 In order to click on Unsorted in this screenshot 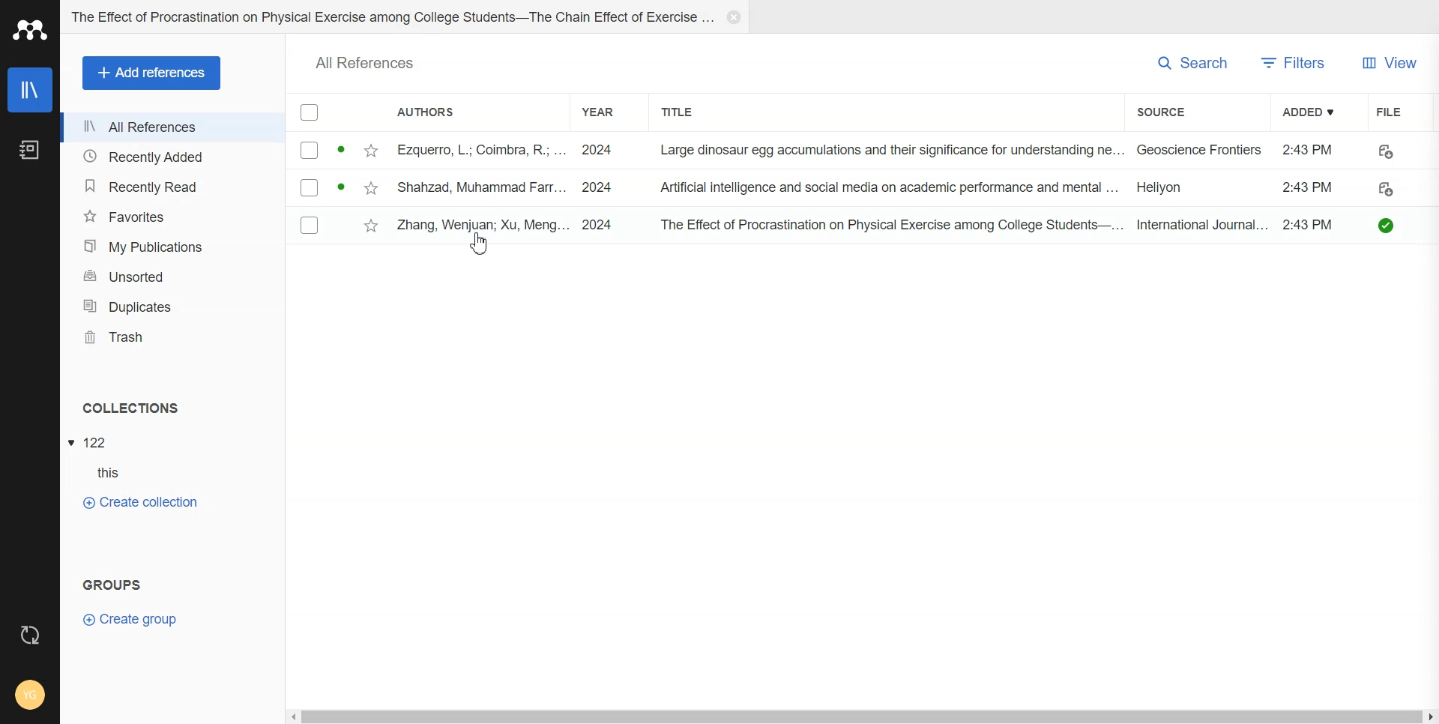, I will do `click(176, 277)`.